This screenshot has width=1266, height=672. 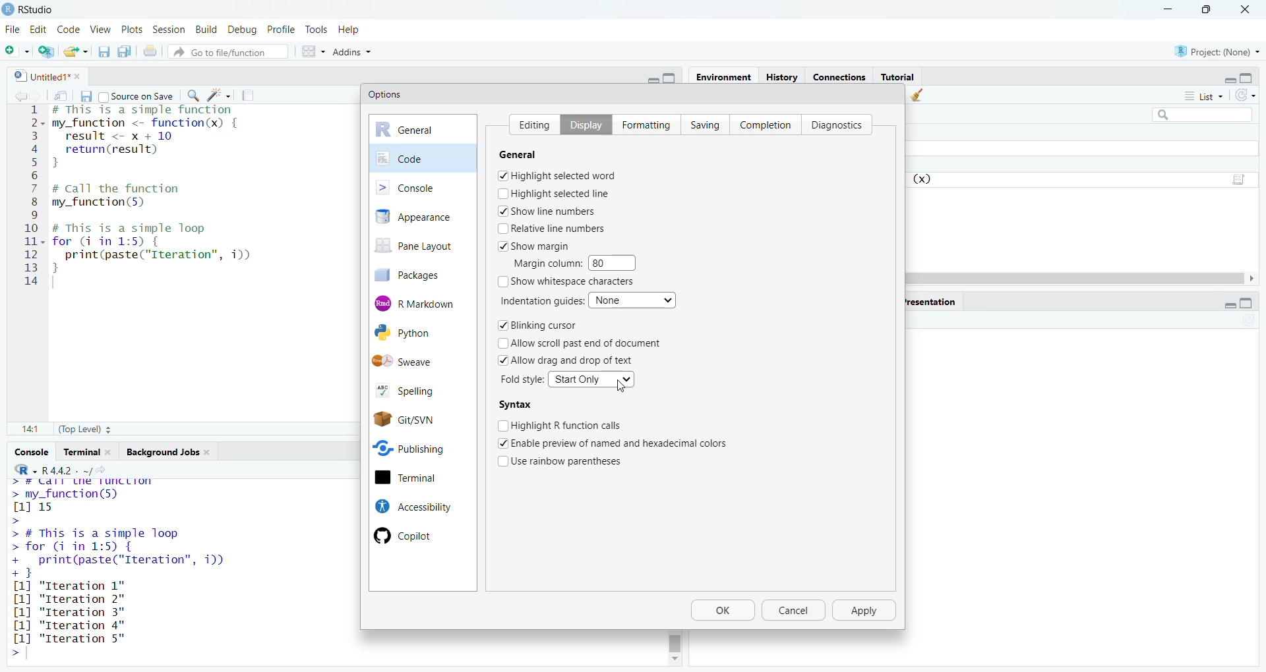 What do you see at coordinates (1167, 8) in the screenshot?
I see `minimize` at bounding box center [1167, 8].